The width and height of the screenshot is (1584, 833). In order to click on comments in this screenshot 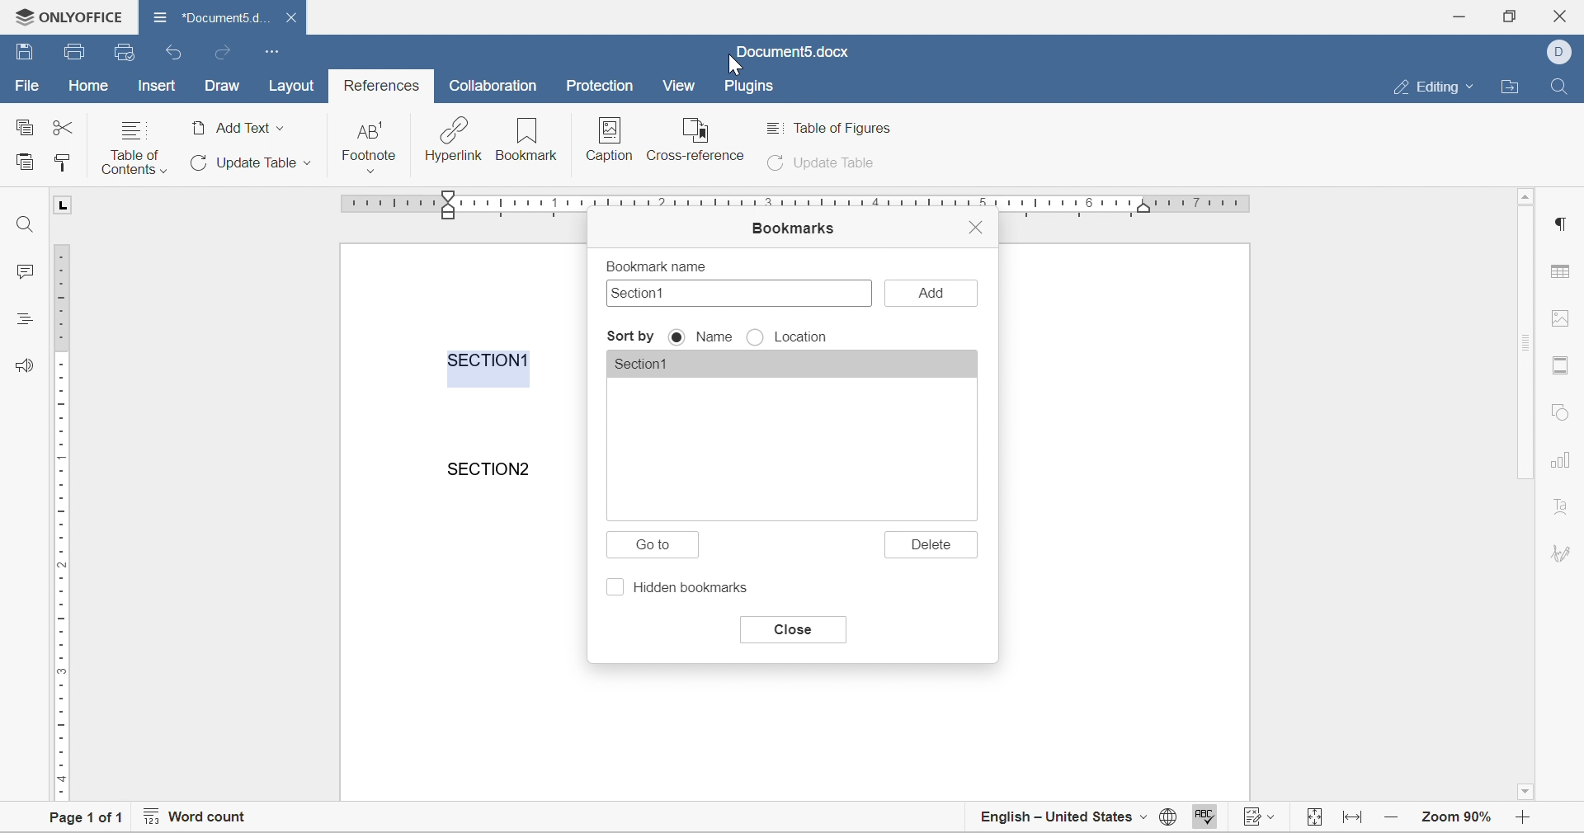, I will do `click(18, 271)`.